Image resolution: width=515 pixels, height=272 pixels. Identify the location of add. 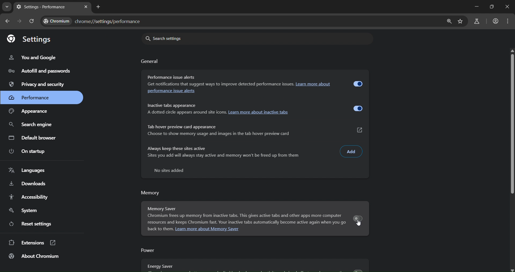
(352, 151).